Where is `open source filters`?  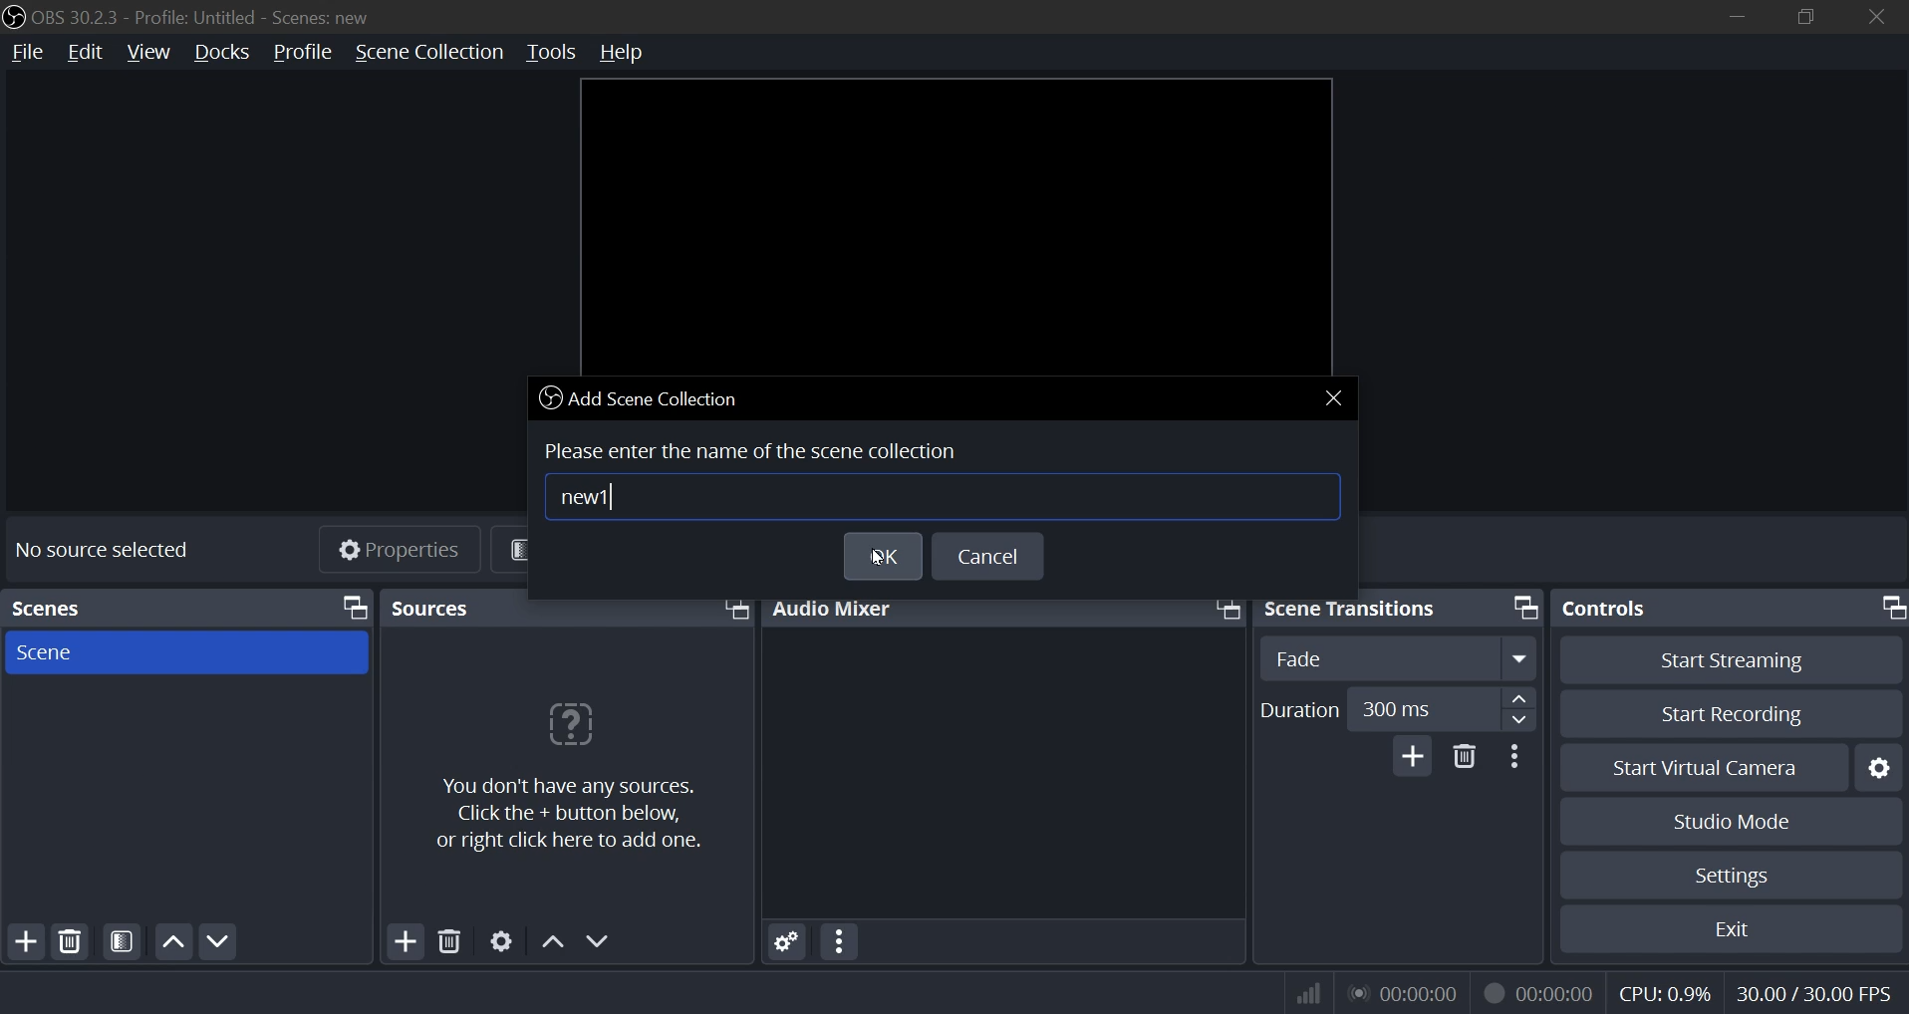 open source filters is located at coordinates (121, 941).